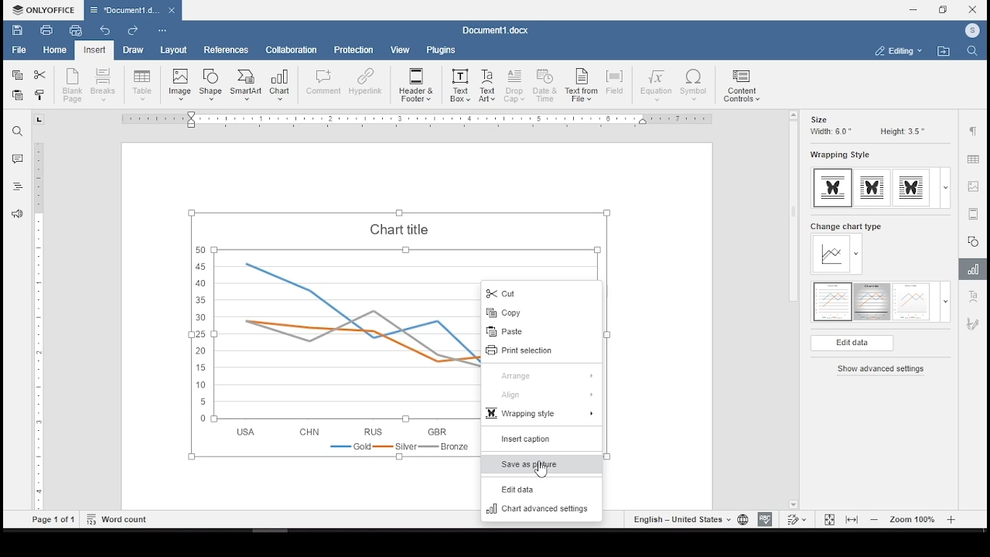  Describe the element at coordinates (541, 313) in the screenshot. I see `copy` at that location.